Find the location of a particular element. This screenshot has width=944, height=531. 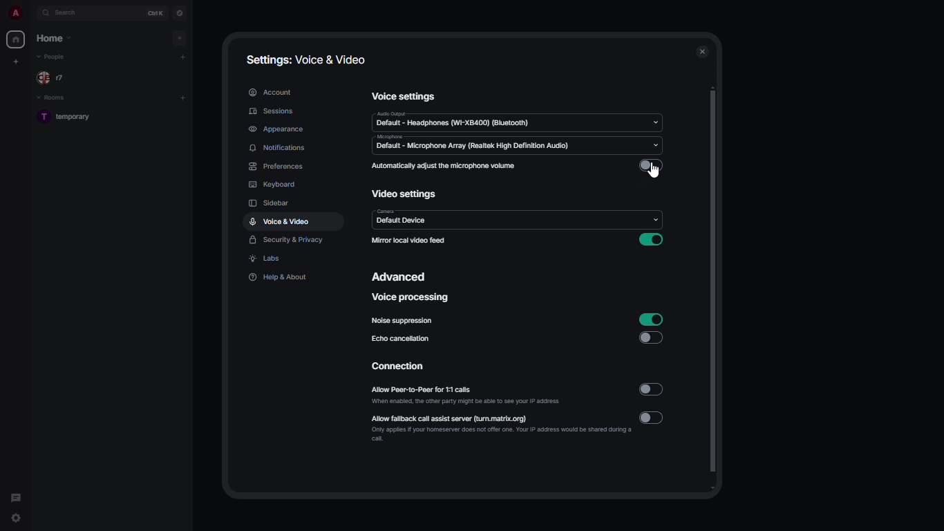

automatically adjust the microphone volume is located at coordinates (446, 165).